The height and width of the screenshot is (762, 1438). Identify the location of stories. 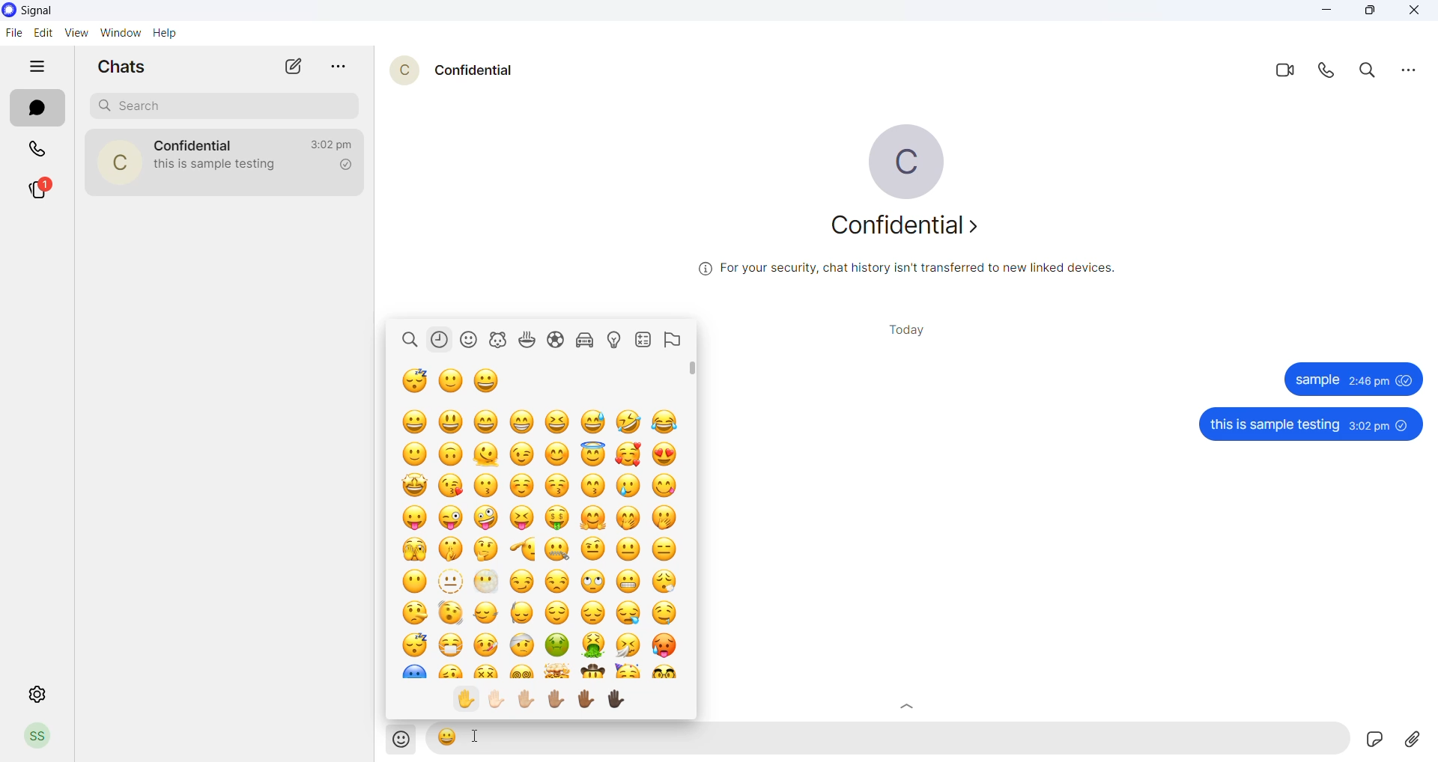
(41, 189).